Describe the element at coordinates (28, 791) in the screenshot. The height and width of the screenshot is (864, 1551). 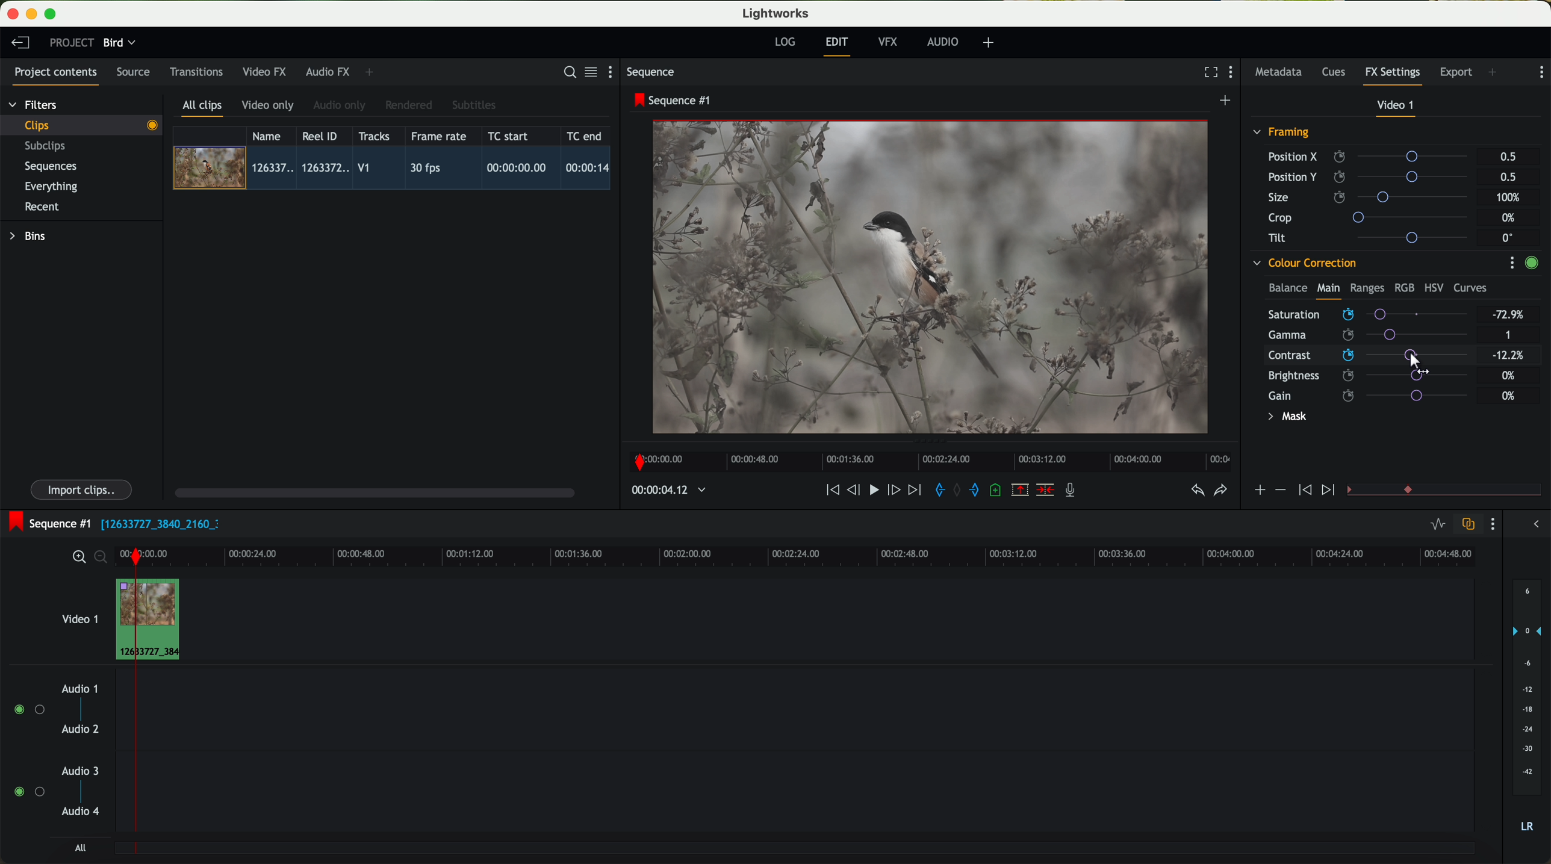
I see `enable audio` at that location.